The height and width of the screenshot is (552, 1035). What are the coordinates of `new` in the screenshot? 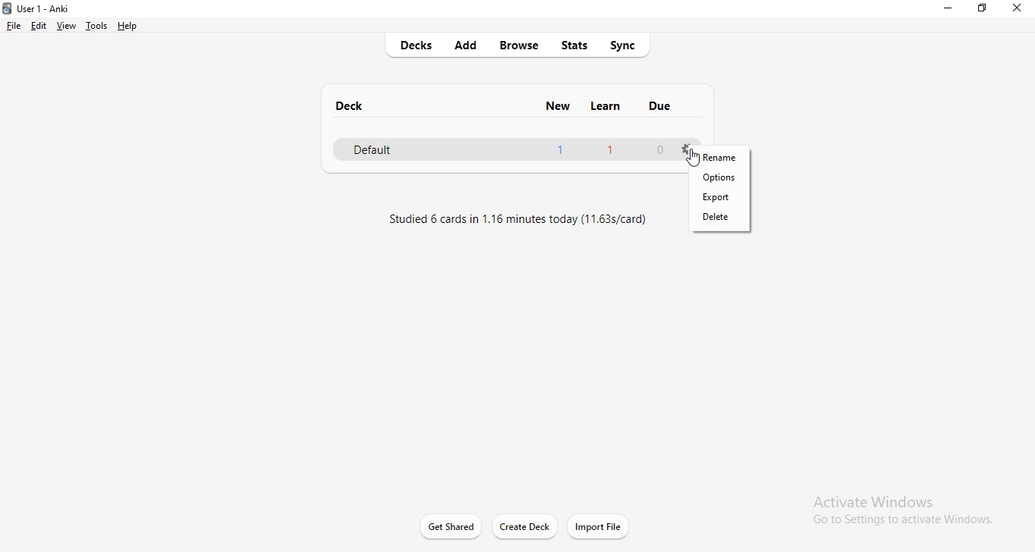 It's located at (561, 108).